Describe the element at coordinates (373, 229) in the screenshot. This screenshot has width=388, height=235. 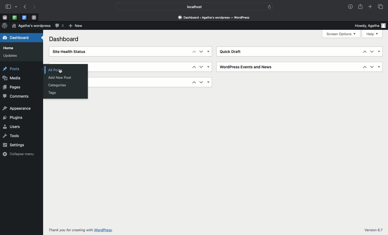
I see `Version 6.7` at that location.